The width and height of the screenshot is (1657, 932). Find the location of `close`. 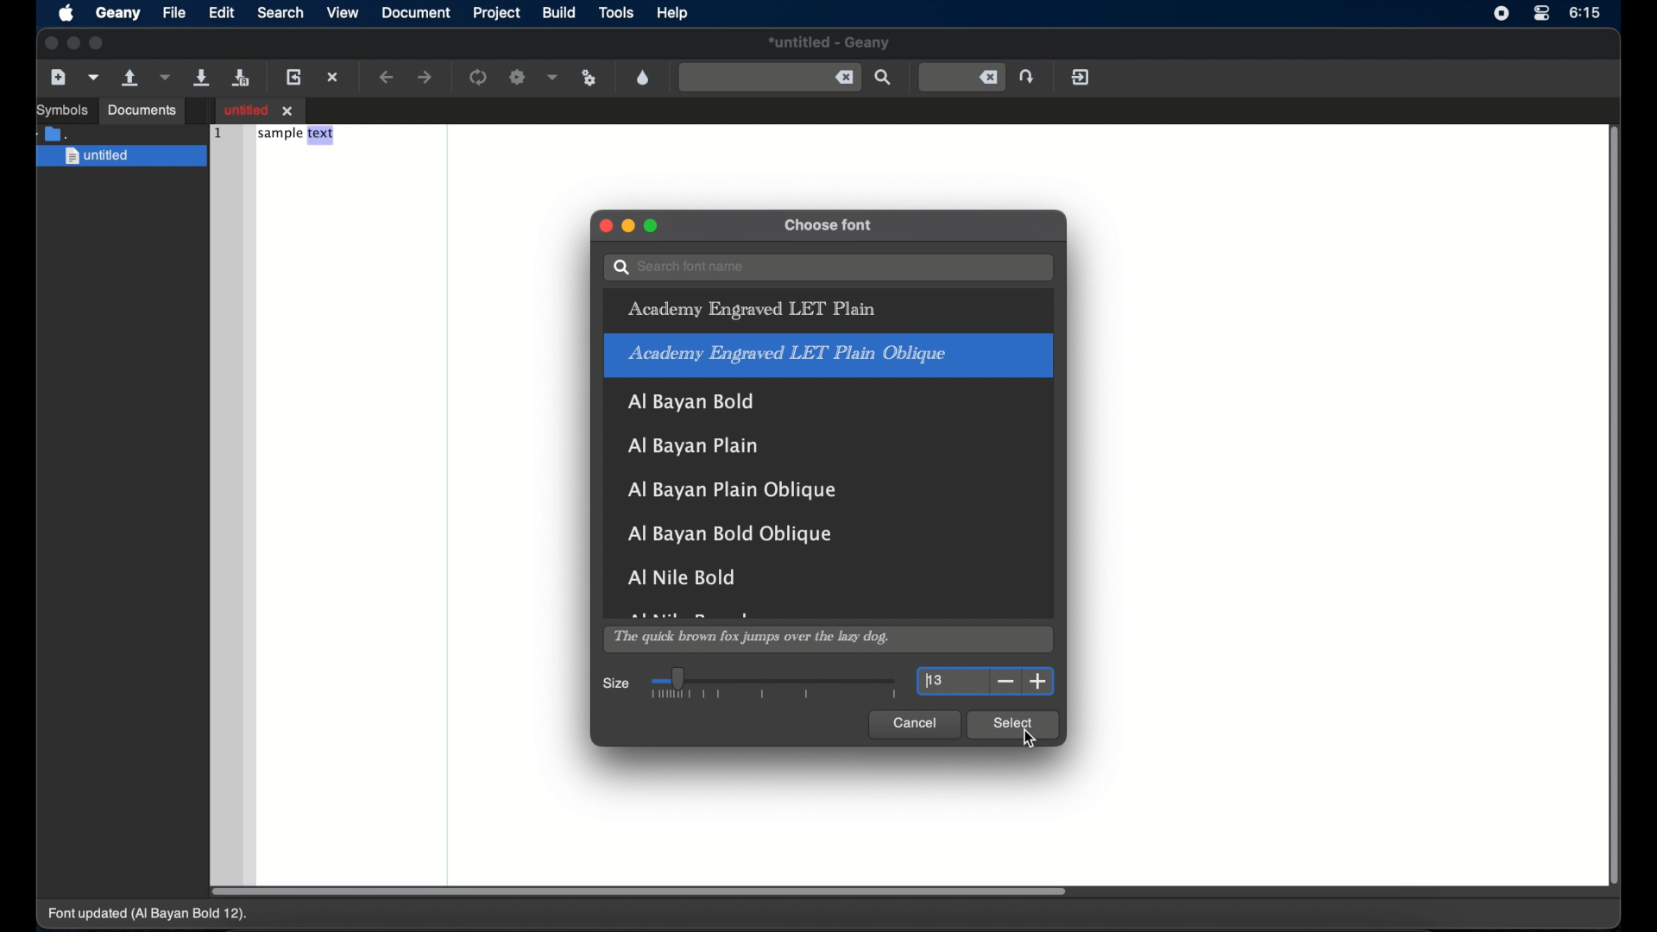

close is located at coordinates (49, 43).